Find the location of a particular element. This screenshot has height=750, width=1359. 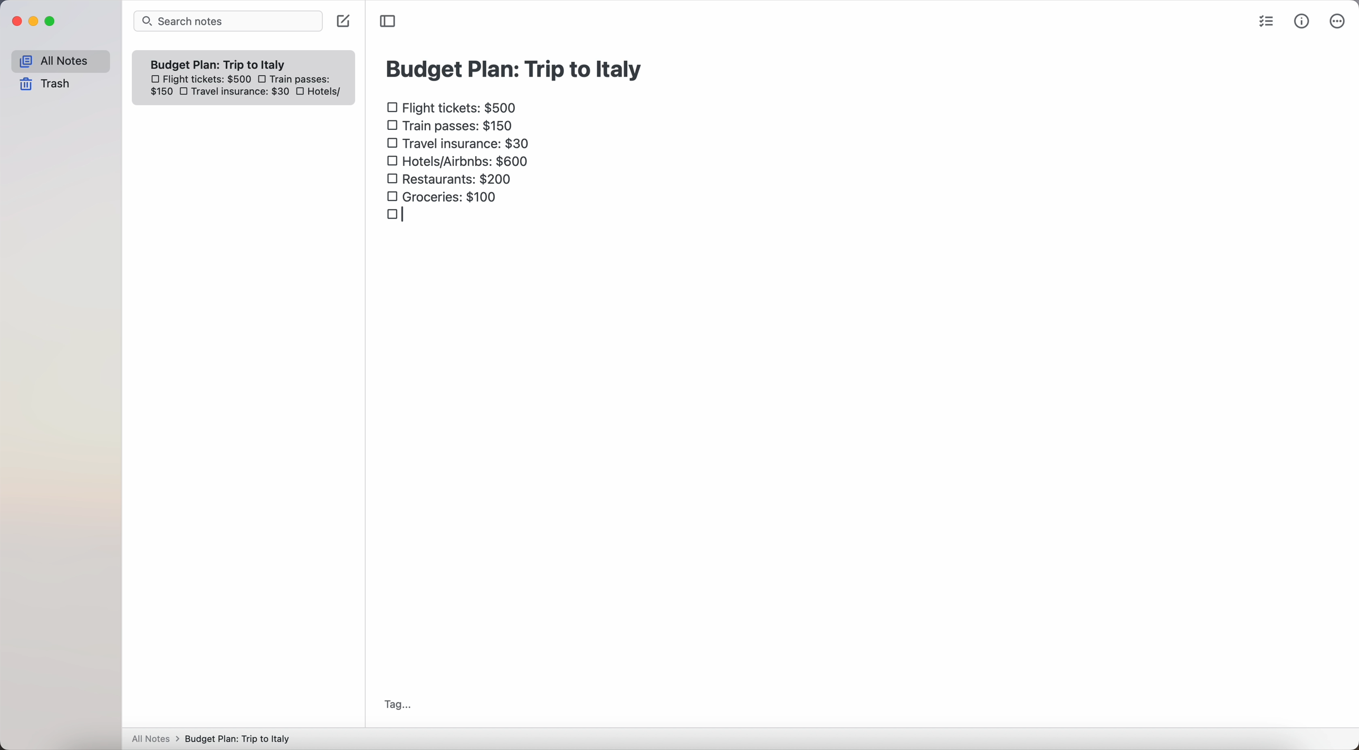

create note is located at coordinates (342, 22).